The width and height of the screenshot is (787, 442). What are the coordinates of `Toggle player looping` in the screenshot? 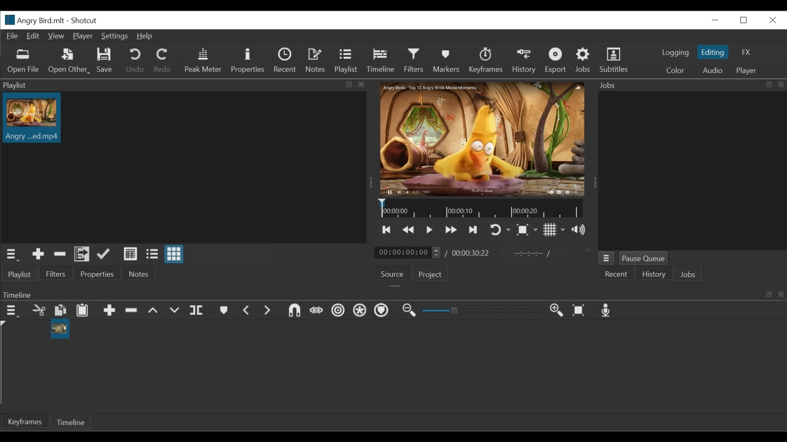 It's located at (500, 230).